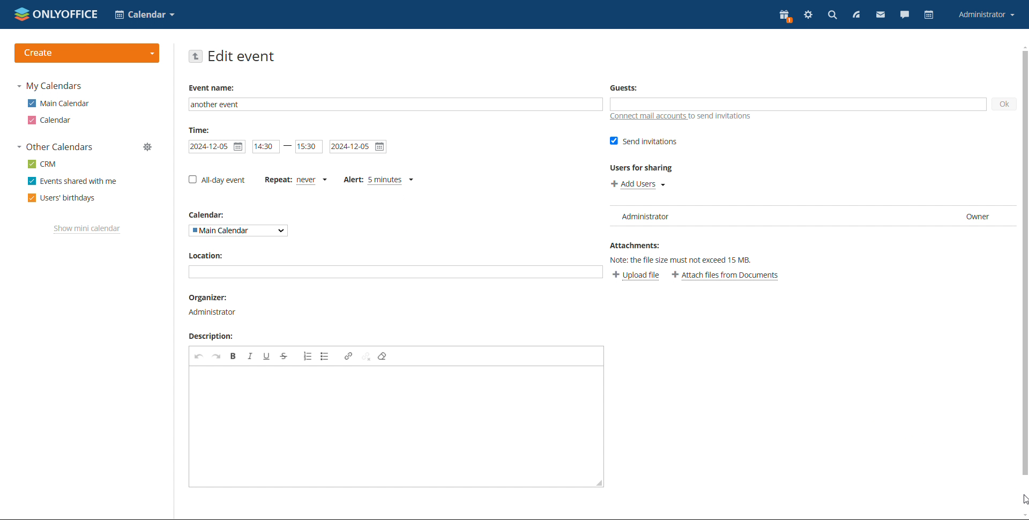  I want to click on add users, so click(638, 184).